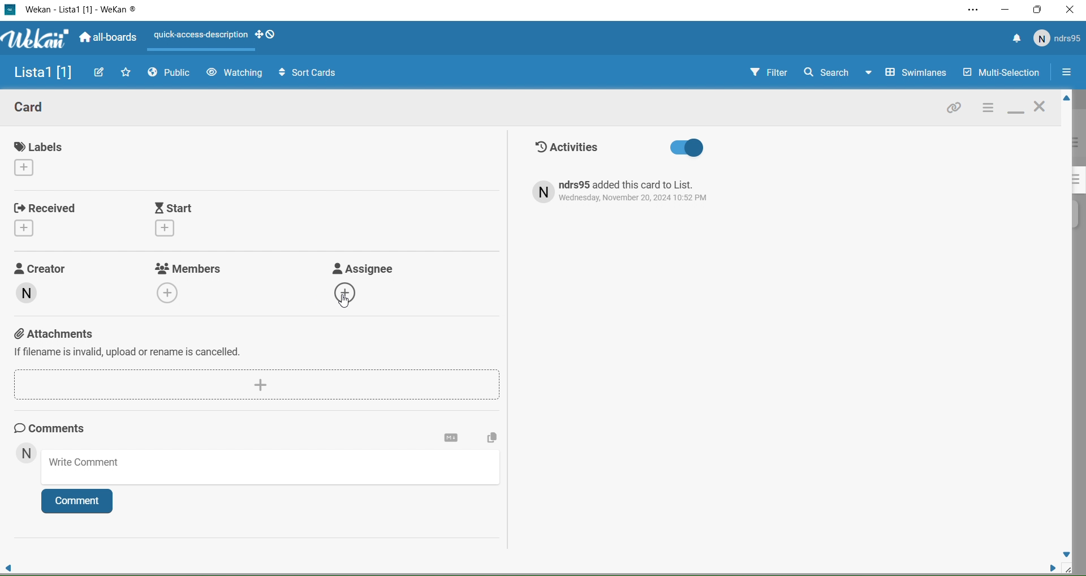 Image resolution: width=1086 pixels, height=576 pixels. What do you see at coordinates (955, 110) in the screenshot?
I see `attached` at bounding box center [955, 110].